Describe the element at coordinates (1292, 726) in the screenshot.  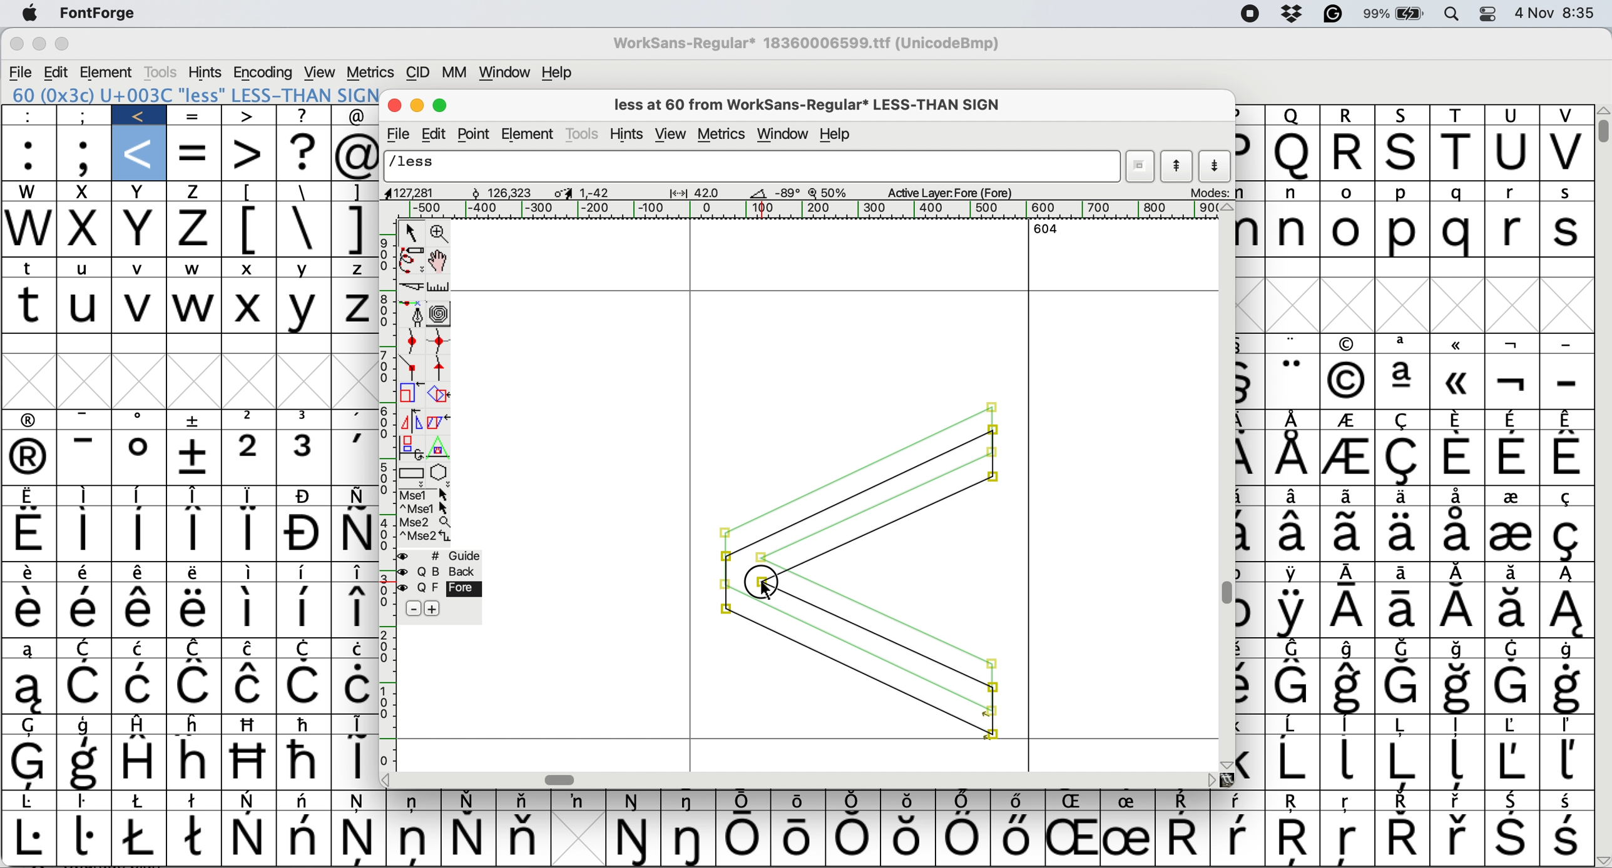
I see `Symbol` at that location.